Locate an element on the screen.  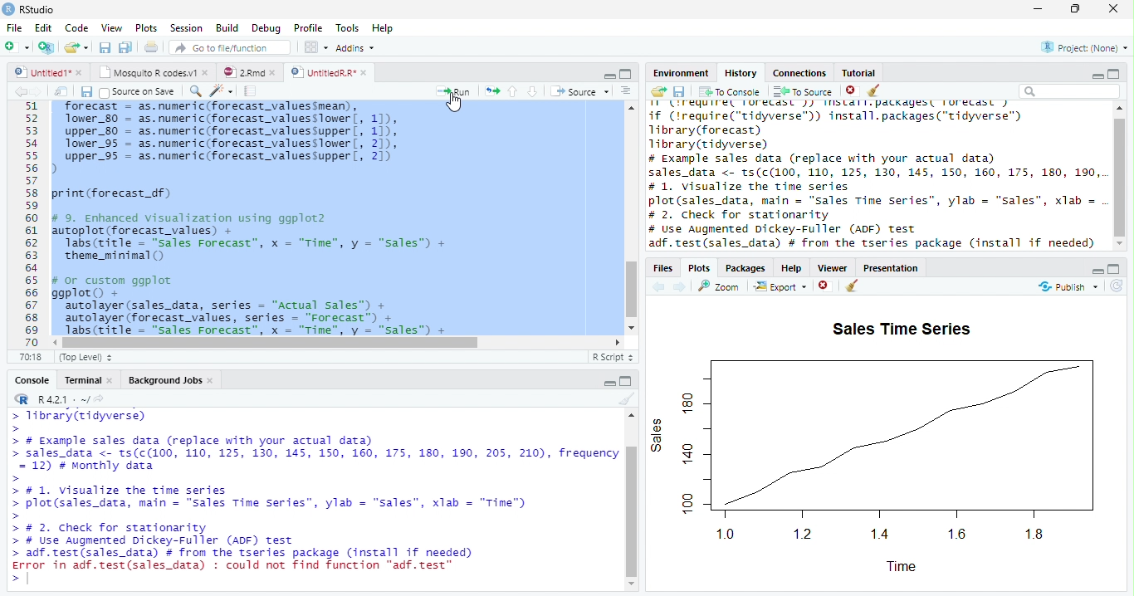
View is located at coordinates (110, 28).